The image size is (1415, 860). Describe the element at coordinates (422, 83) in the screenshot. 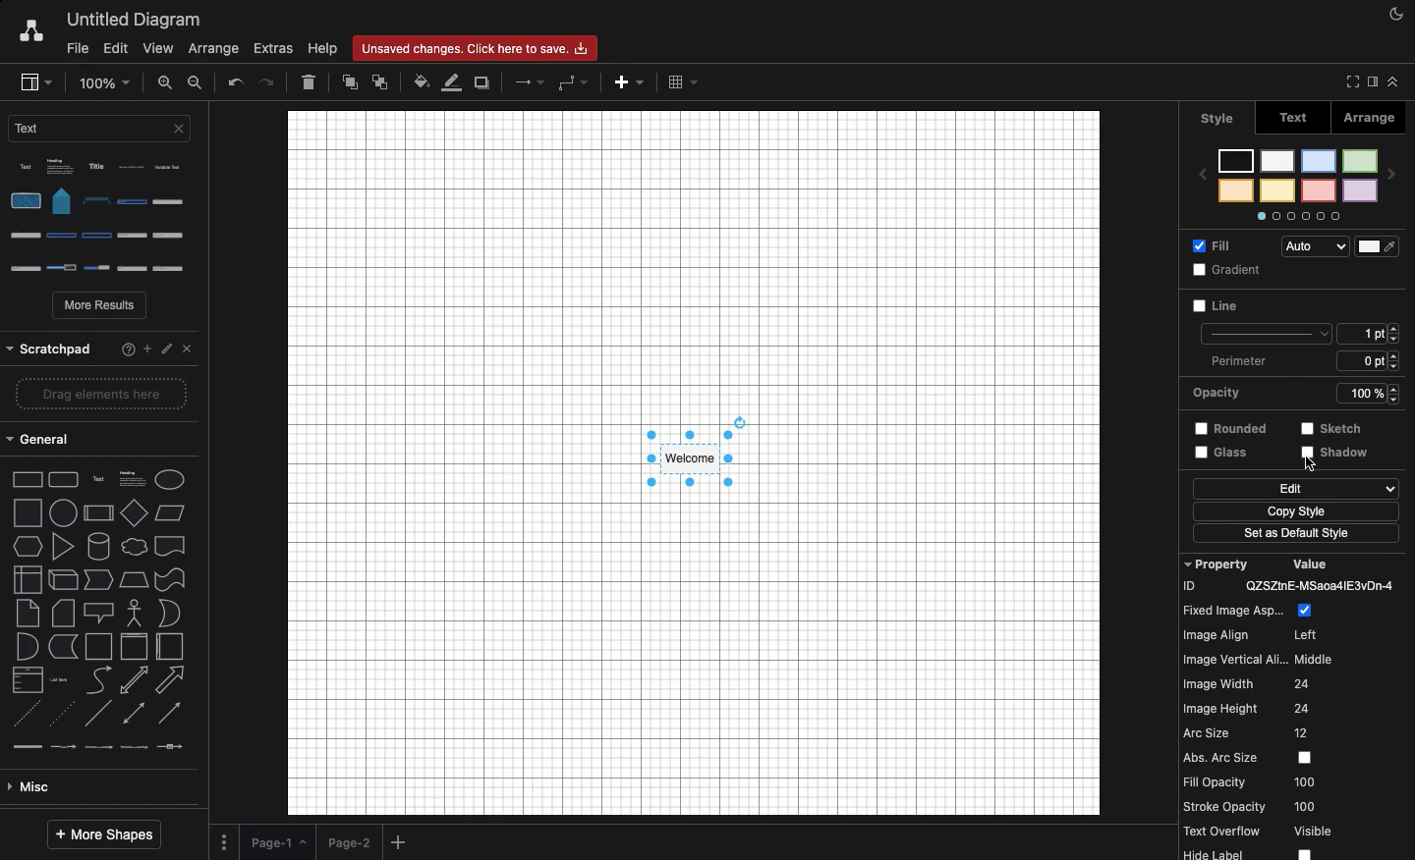

I see `Fill color` at that location.